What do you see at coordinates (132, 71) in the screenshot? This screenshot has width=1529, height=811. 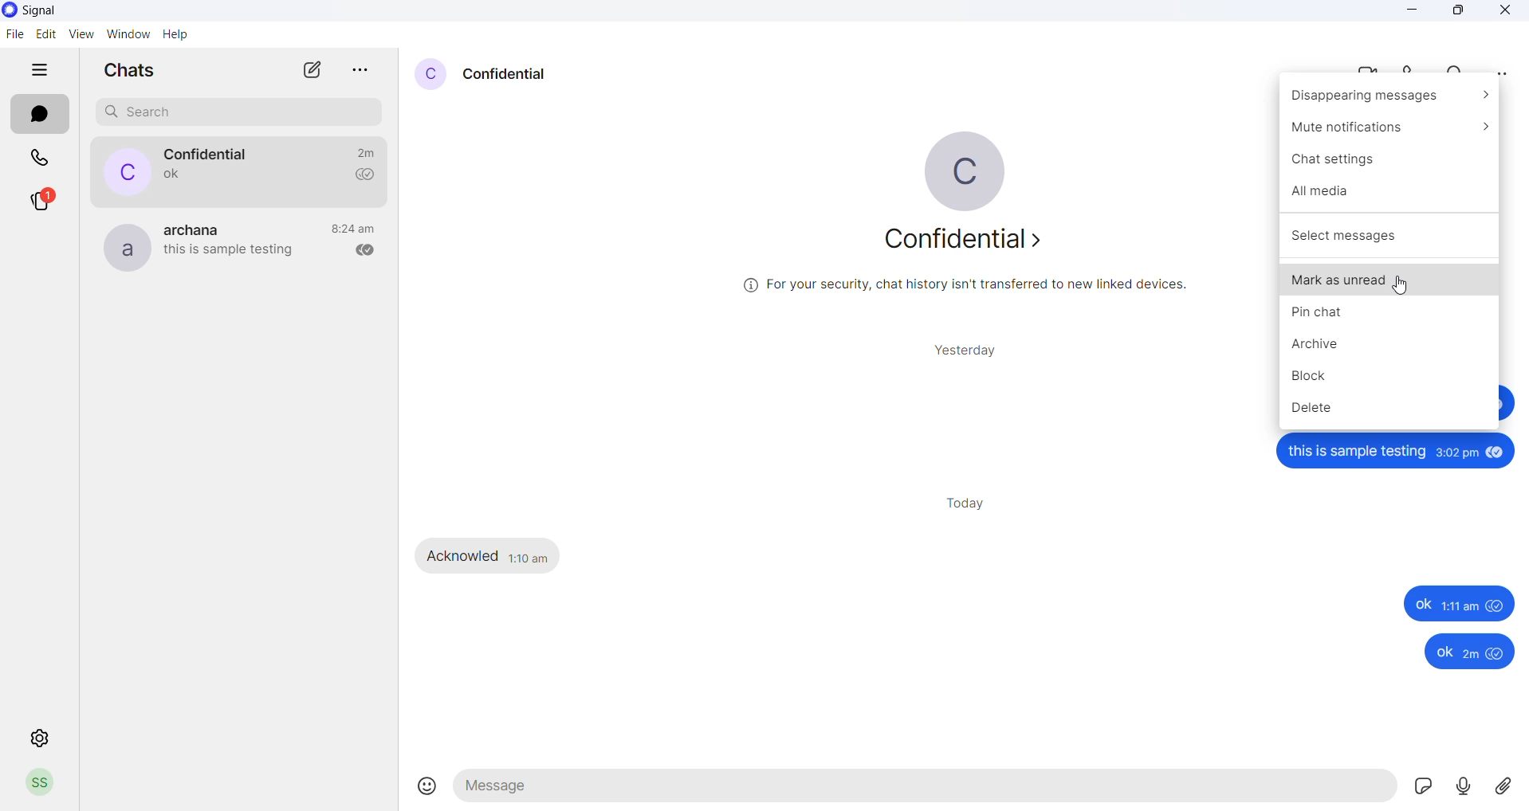 I see `chats heading` at bounding box center [132, 71].